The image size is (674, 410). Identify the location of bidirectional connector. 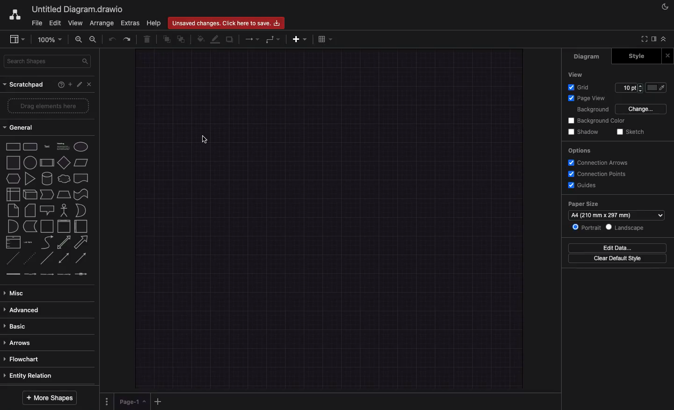
(63, 259).